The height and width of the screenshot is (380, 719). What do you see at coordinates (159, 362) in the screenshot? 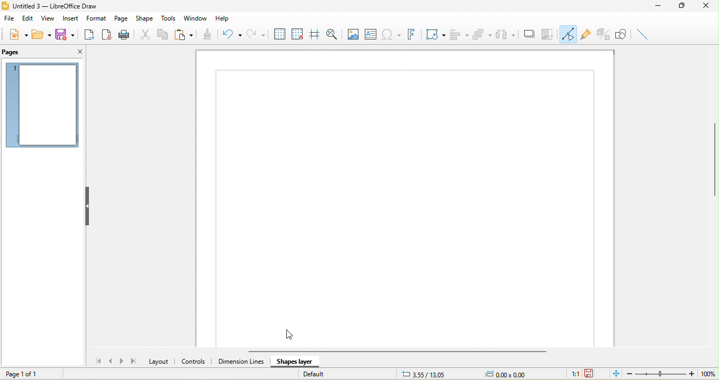
I see `layout` at bounding box center [159, 362].